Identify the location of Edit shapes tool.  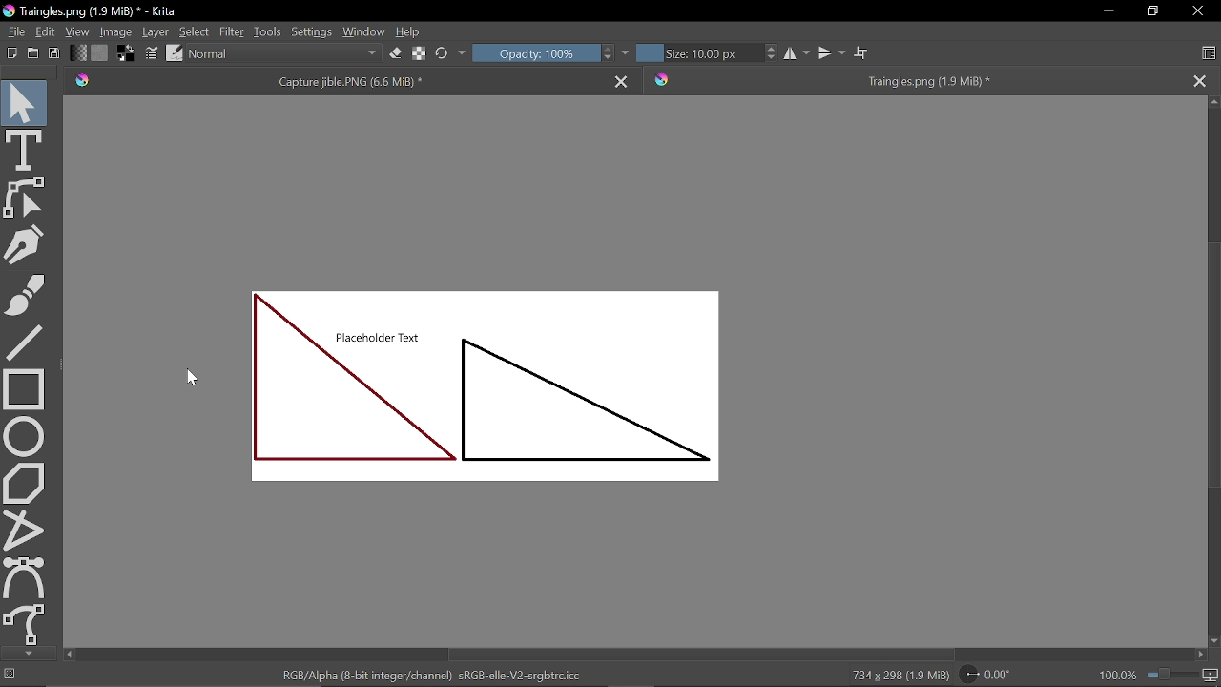
(25, 198).